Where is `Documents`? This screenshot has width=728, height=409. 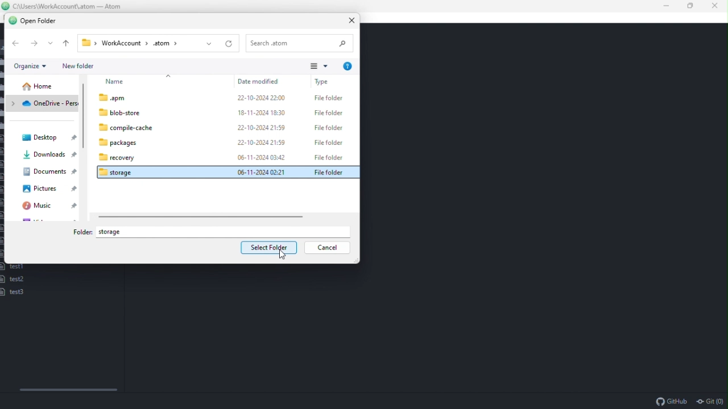
Documents is located at coordinates (49, 172).